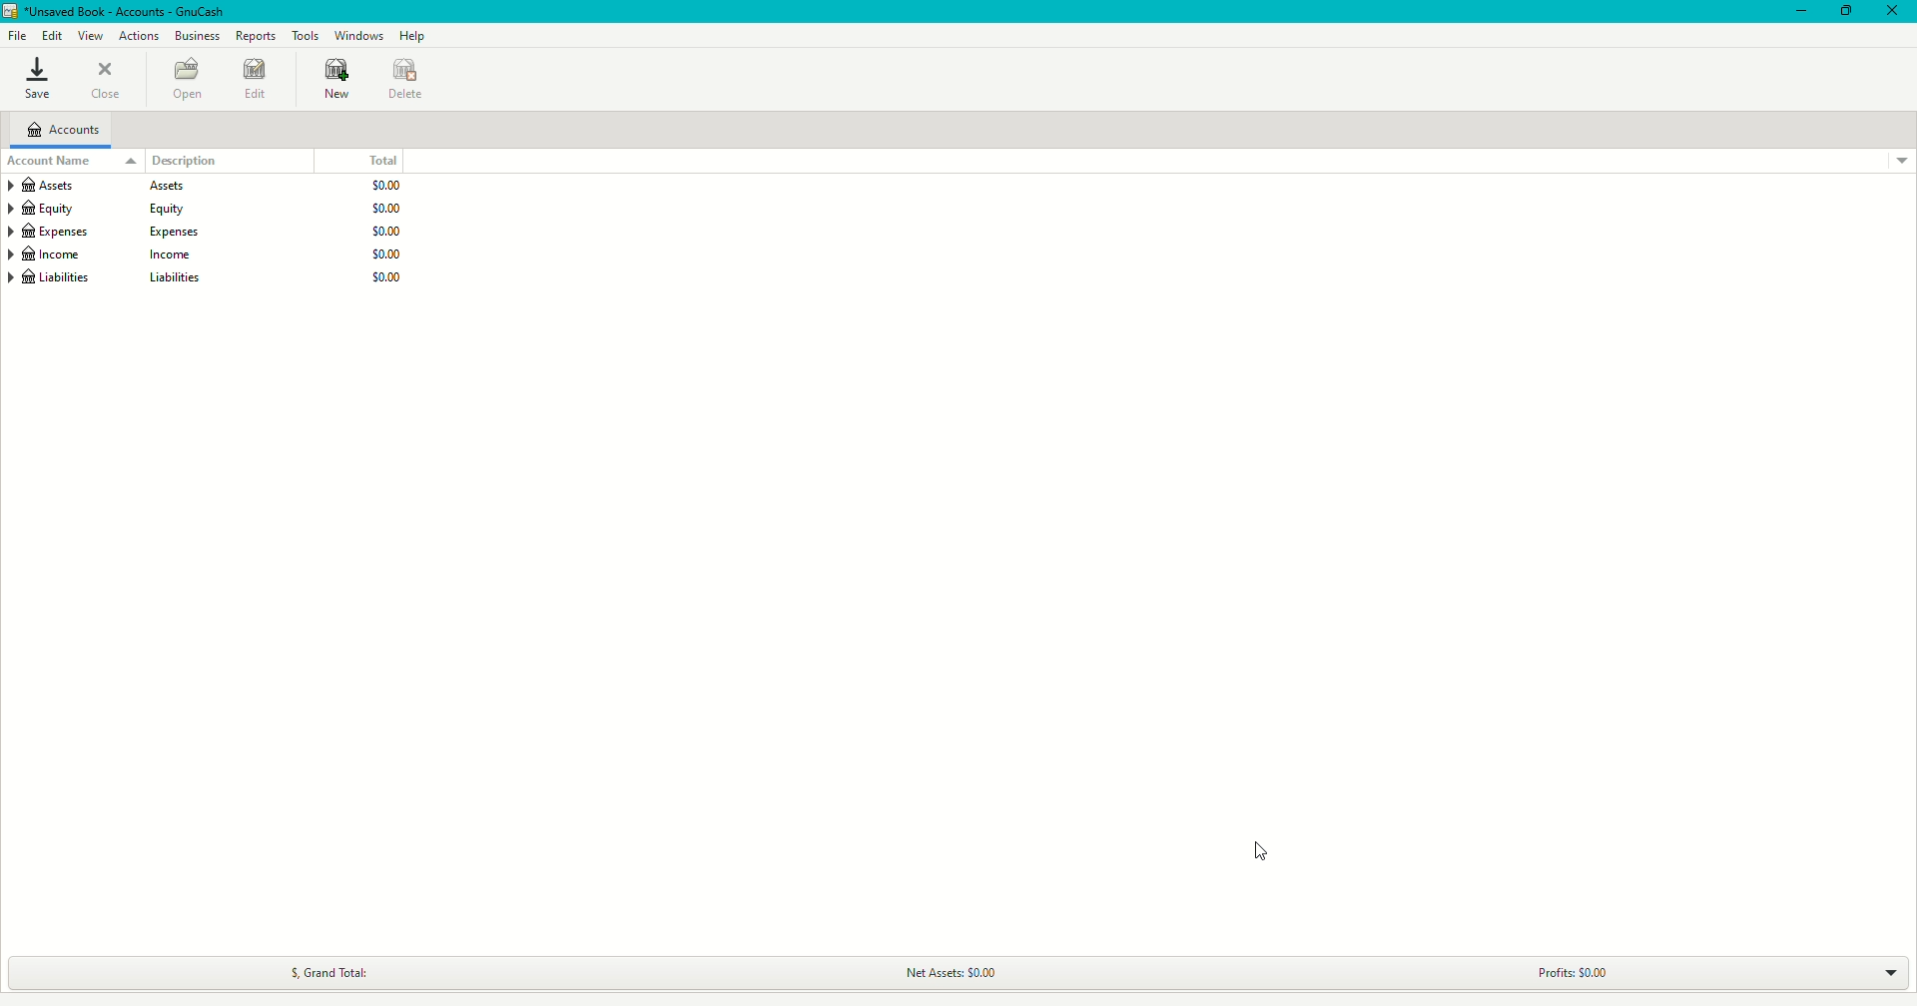 The image size is (1917, 1006). I want to click on Open, so click(189, 79).